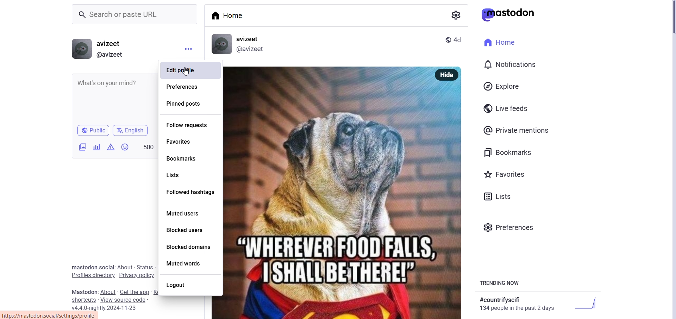 This screenshot has height=319, width=676. What do you see at coordinates (503, 86) in the screenshot?
I see `explore` at bounding box center [503, 86].